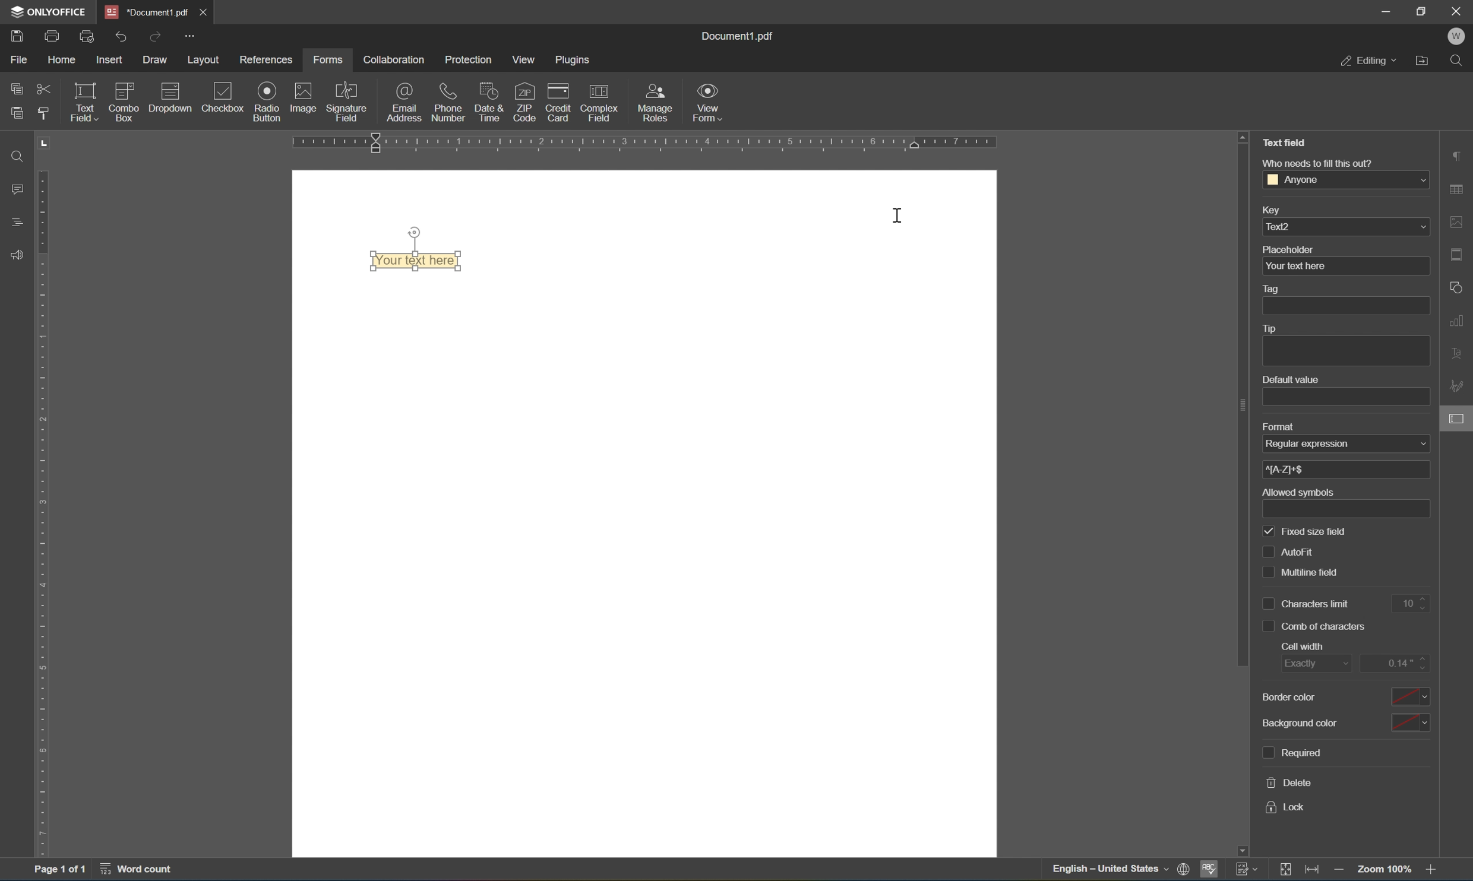 The width and height of the screenshot is (1473, 881). I want to click on redo, so click(156, 36).